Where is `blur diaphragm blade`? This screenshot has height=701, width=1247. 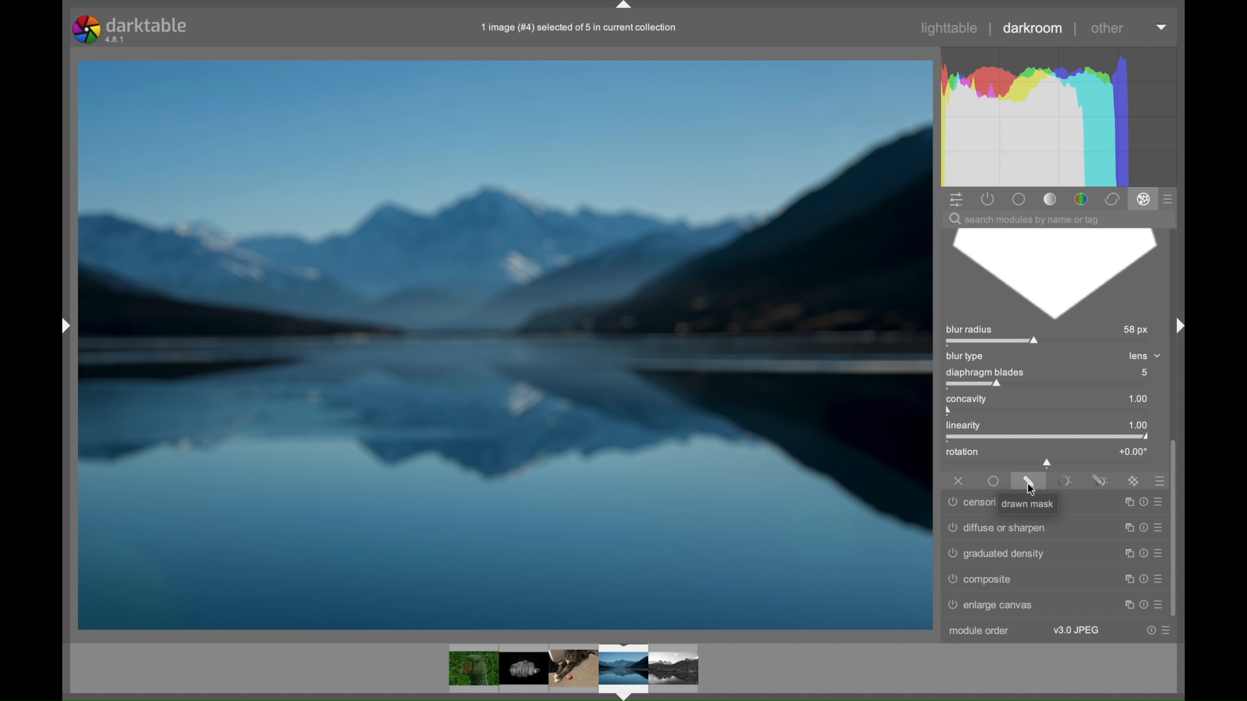
blur diaphragm blade is located at coordinates (1052, 275).